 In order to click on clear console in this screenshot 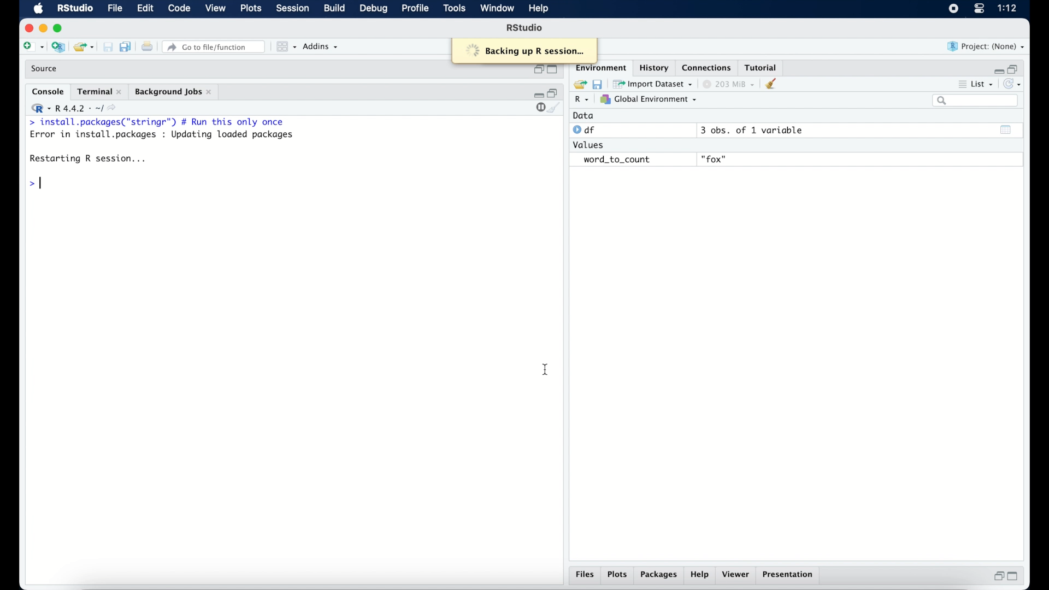, I will do `click(774, 84)`.